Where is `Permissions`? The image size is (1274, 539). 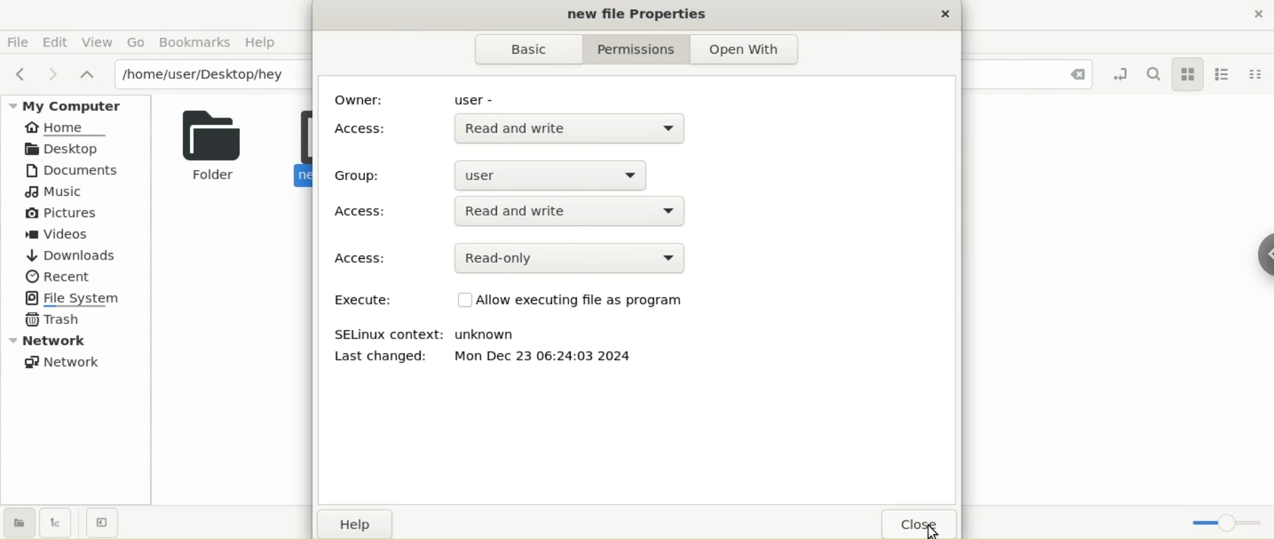
Permissions is located at coordinates (629, 49).